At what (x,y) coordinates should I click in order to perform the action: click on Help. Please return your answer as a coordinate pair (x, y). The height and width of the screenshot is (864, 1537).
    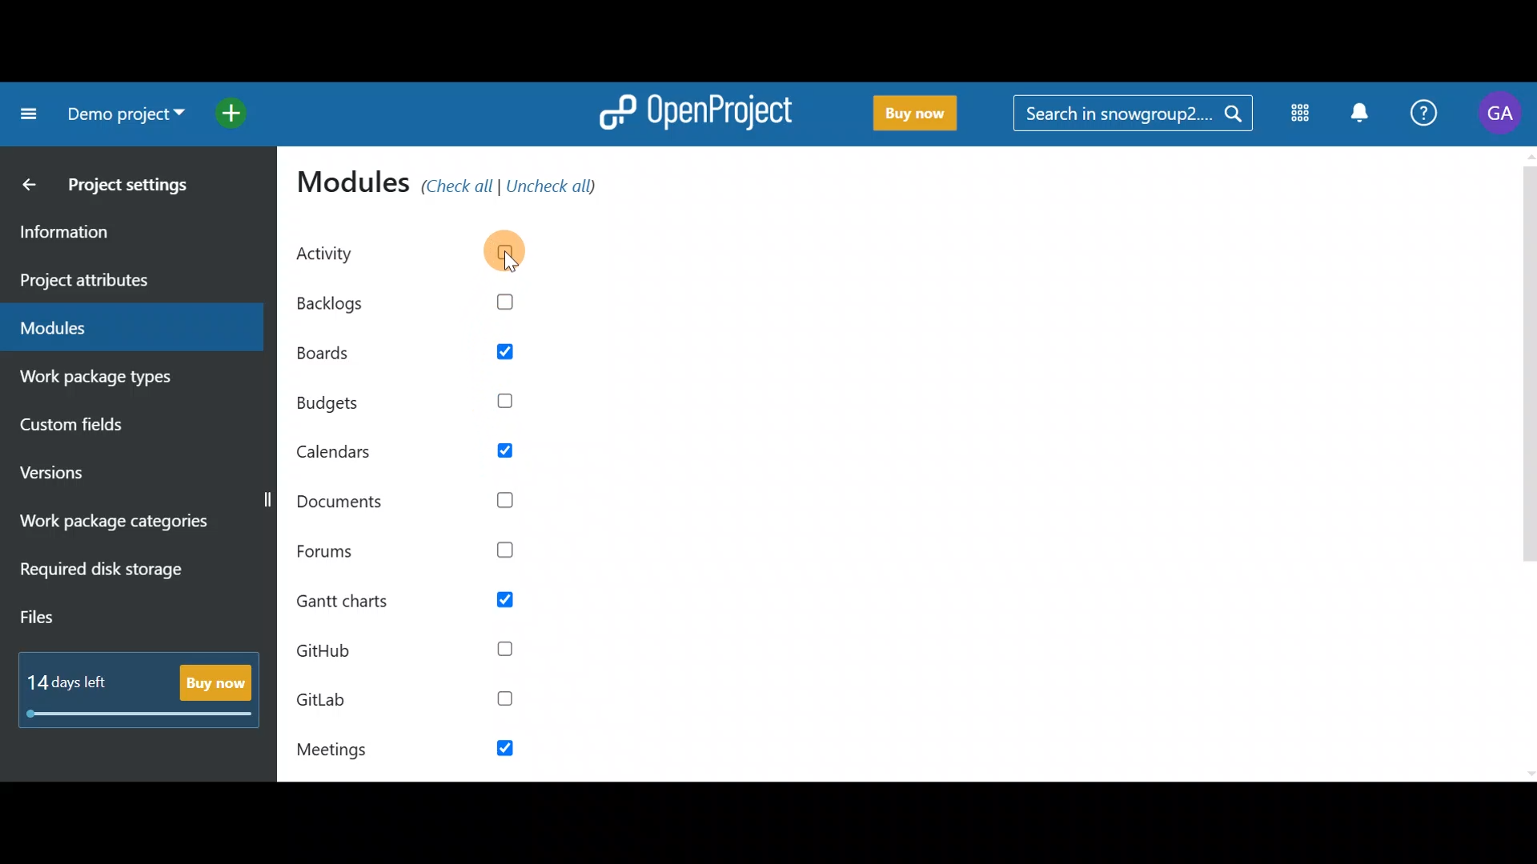
    Looking at the image, I should click on (1422, 117).